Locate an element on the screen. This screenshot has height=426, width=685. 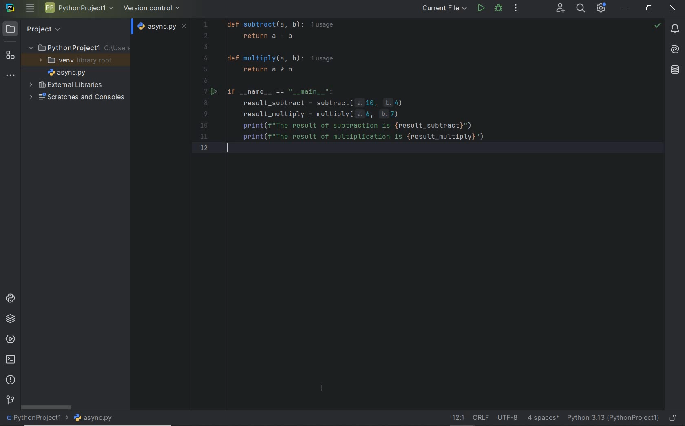
more tool windows is located at coordinates (10, 76).